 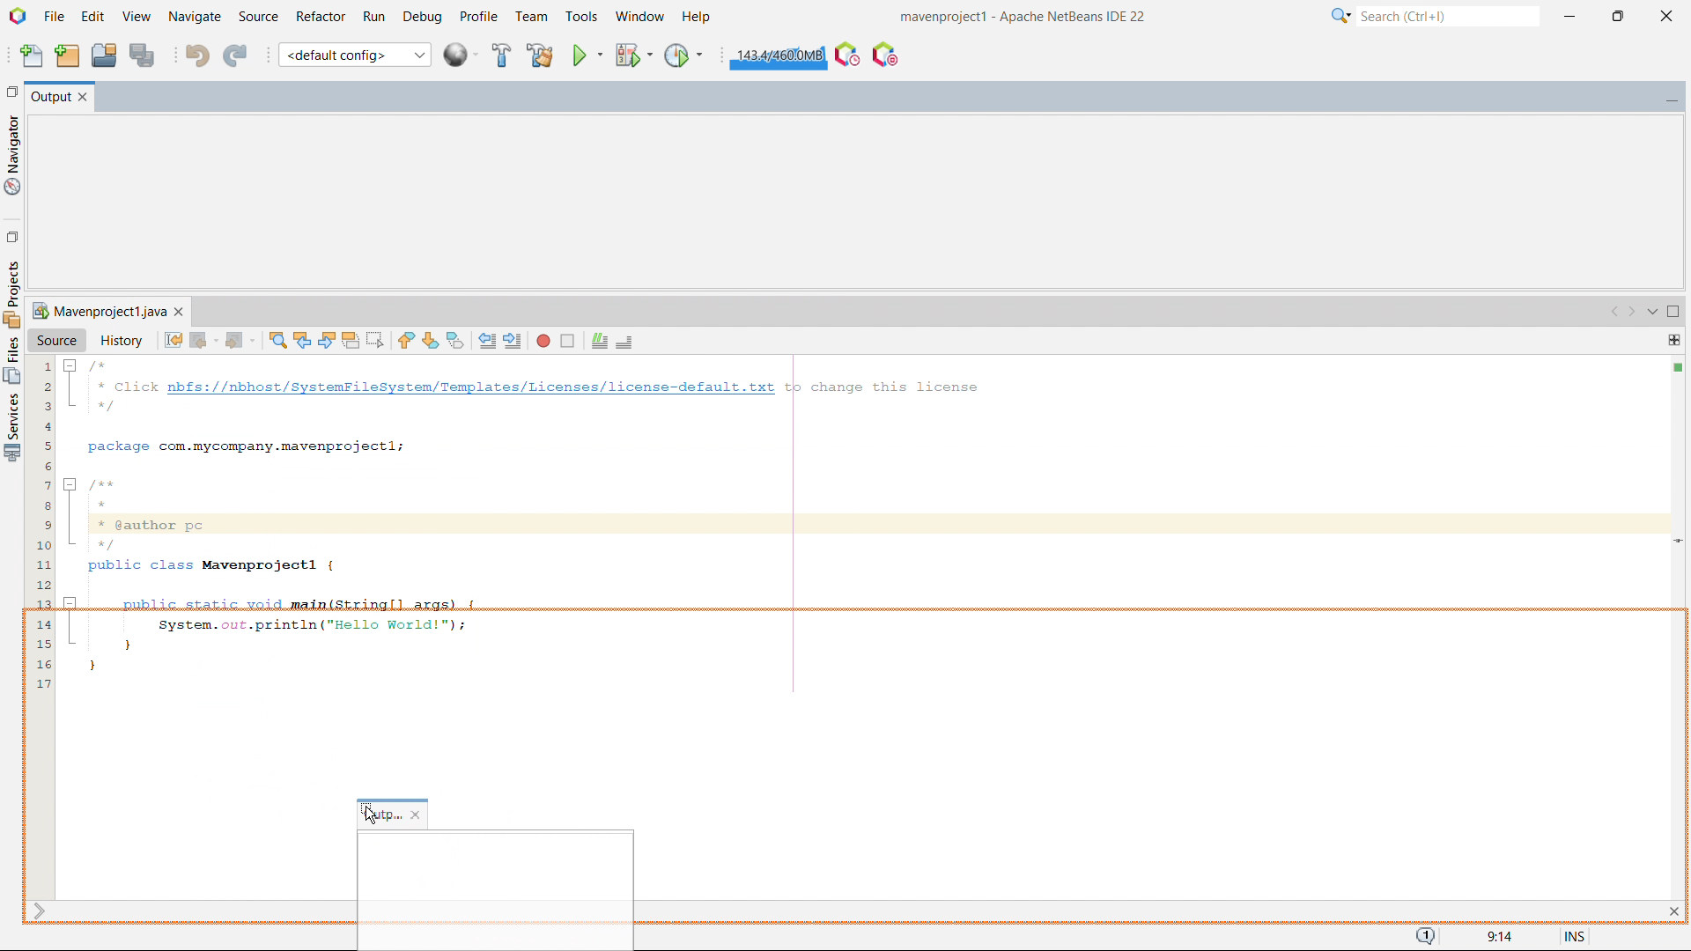 I want to click on last edit, so click(x=174, y=339).